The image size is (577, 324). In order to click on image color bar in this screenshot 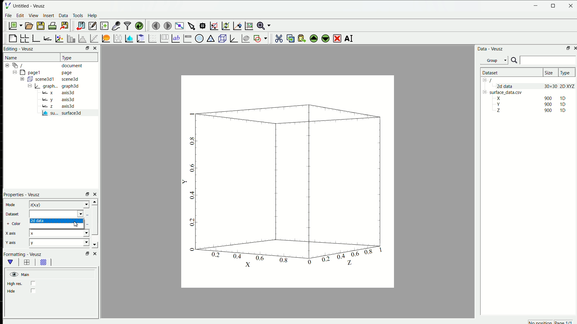, I will do `click(188, 38)`.